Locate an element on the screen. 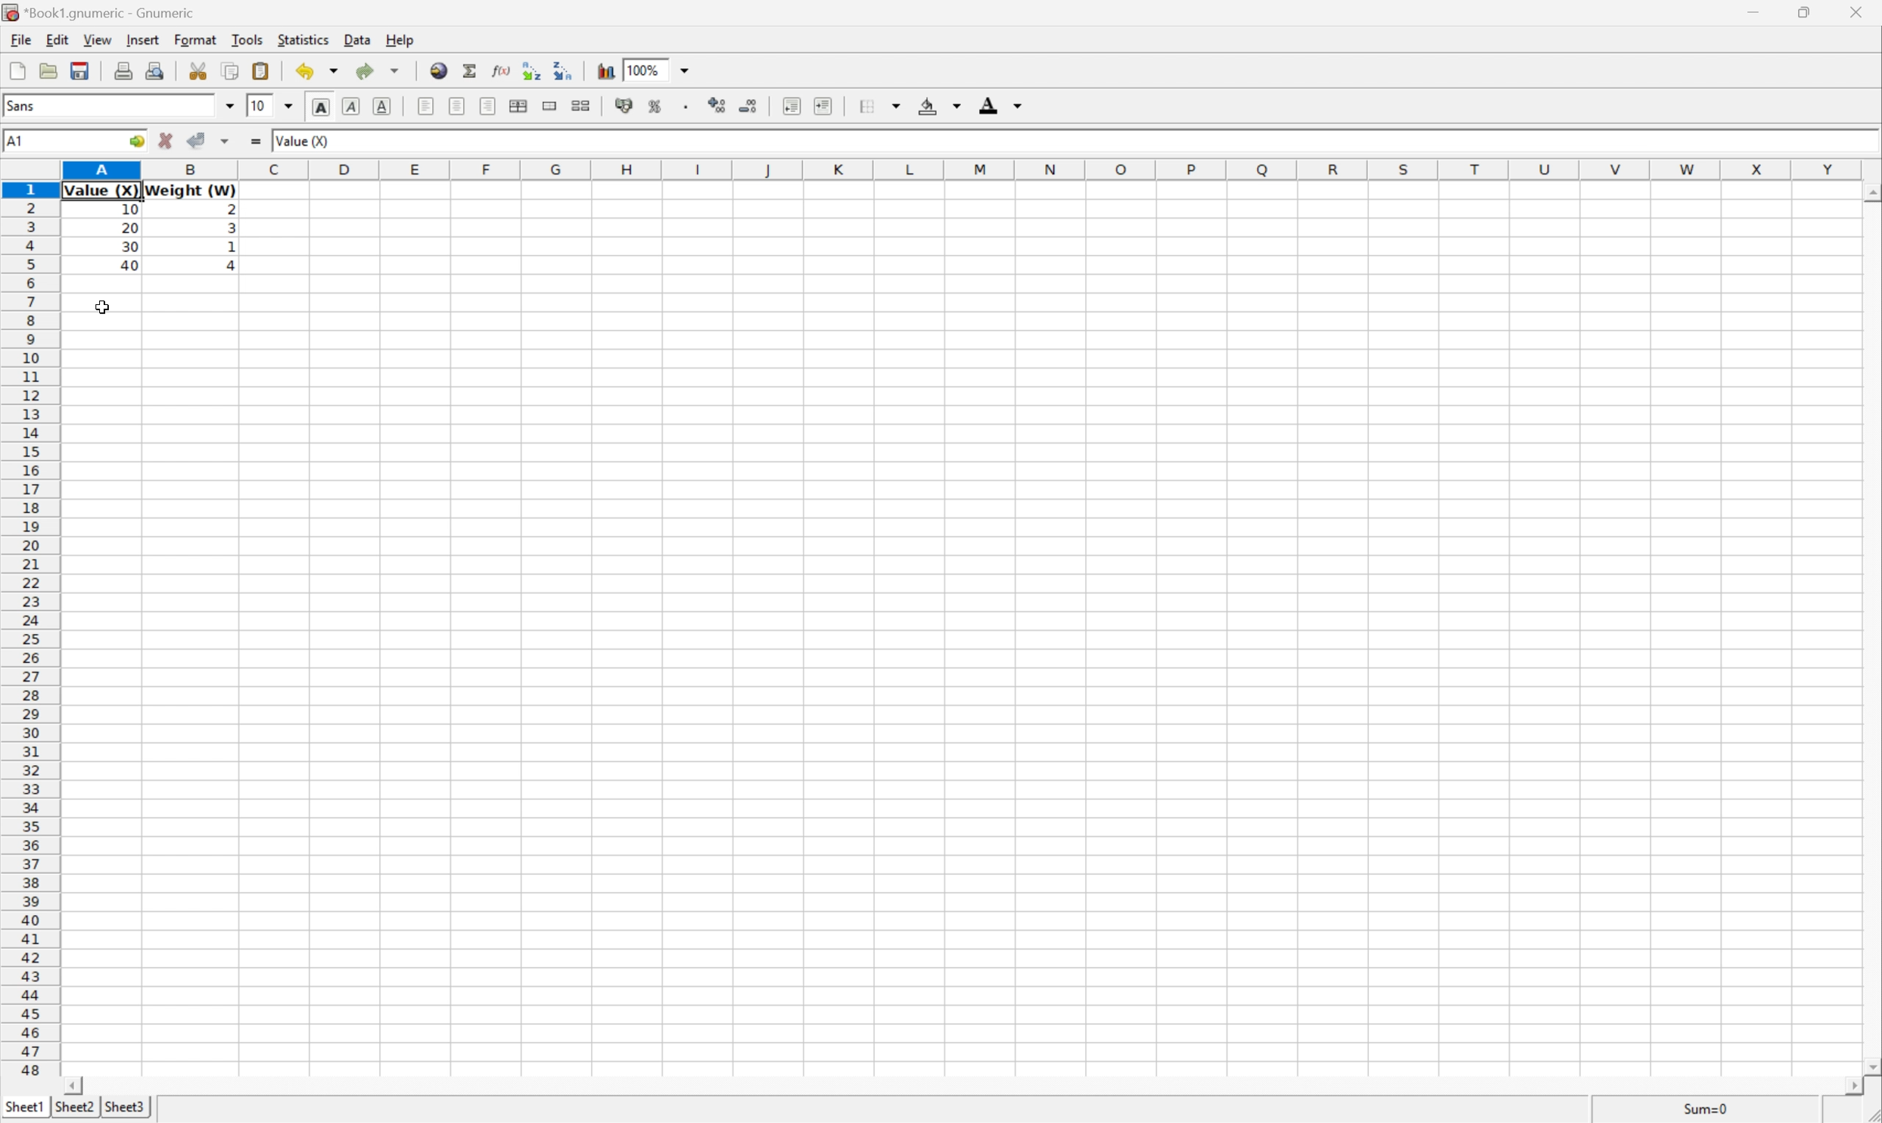  Scroll Right is located at coordinates (1848, 1086).